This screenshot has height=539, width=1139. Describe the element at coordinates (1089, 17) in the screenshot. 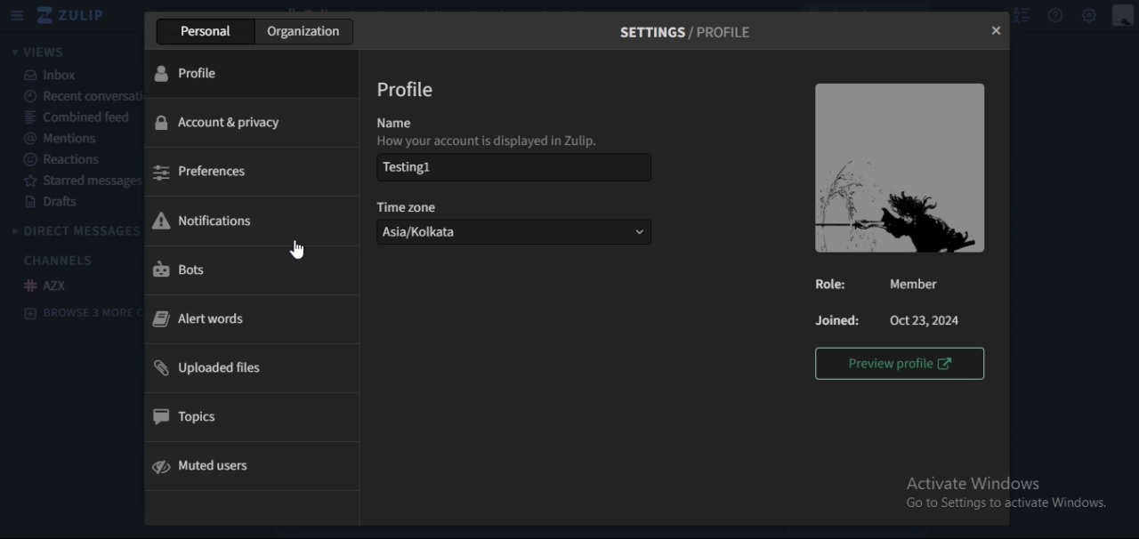

I see `main menu` at that location.